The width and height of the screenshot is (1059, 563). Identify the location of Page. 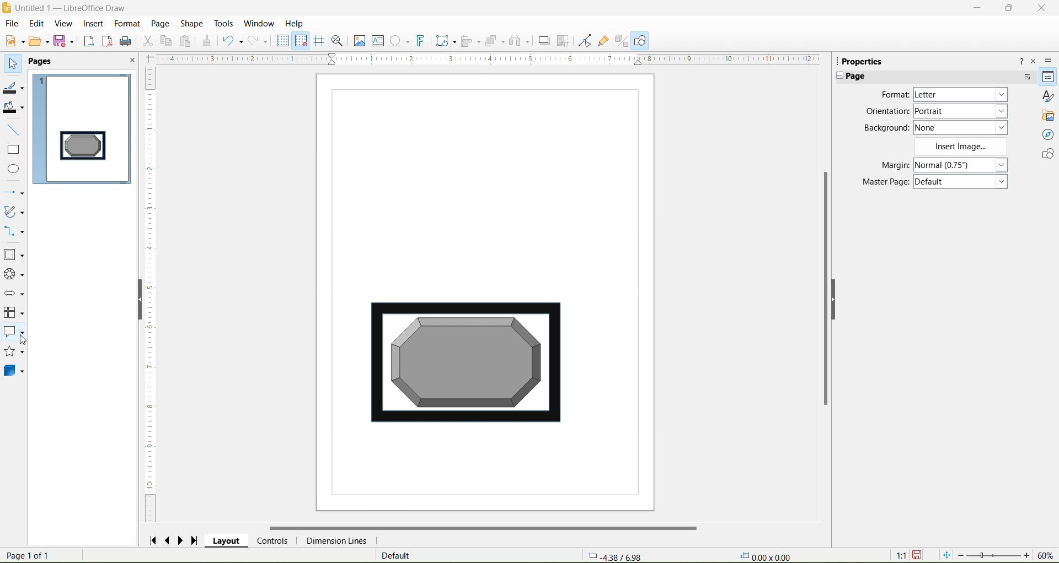
(159, 23).